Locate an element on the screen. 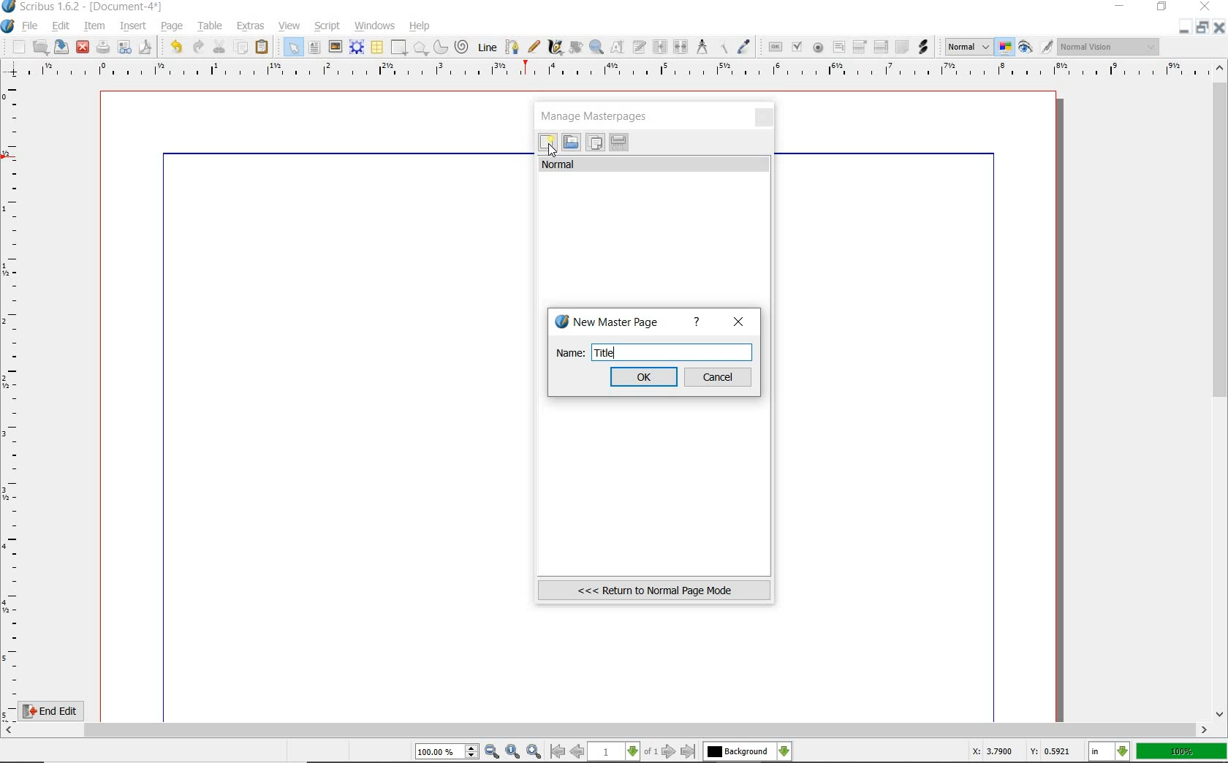 The width and height of the screenshot is (1228, 763). text annotation is located at coordinates (901, 48).